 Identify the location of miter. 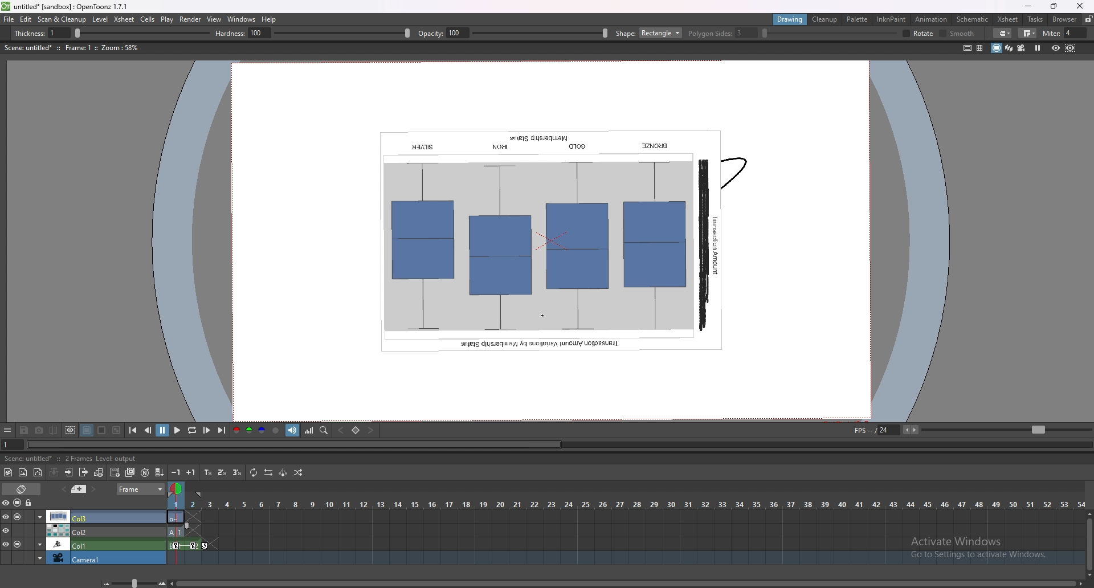
(987, 33).